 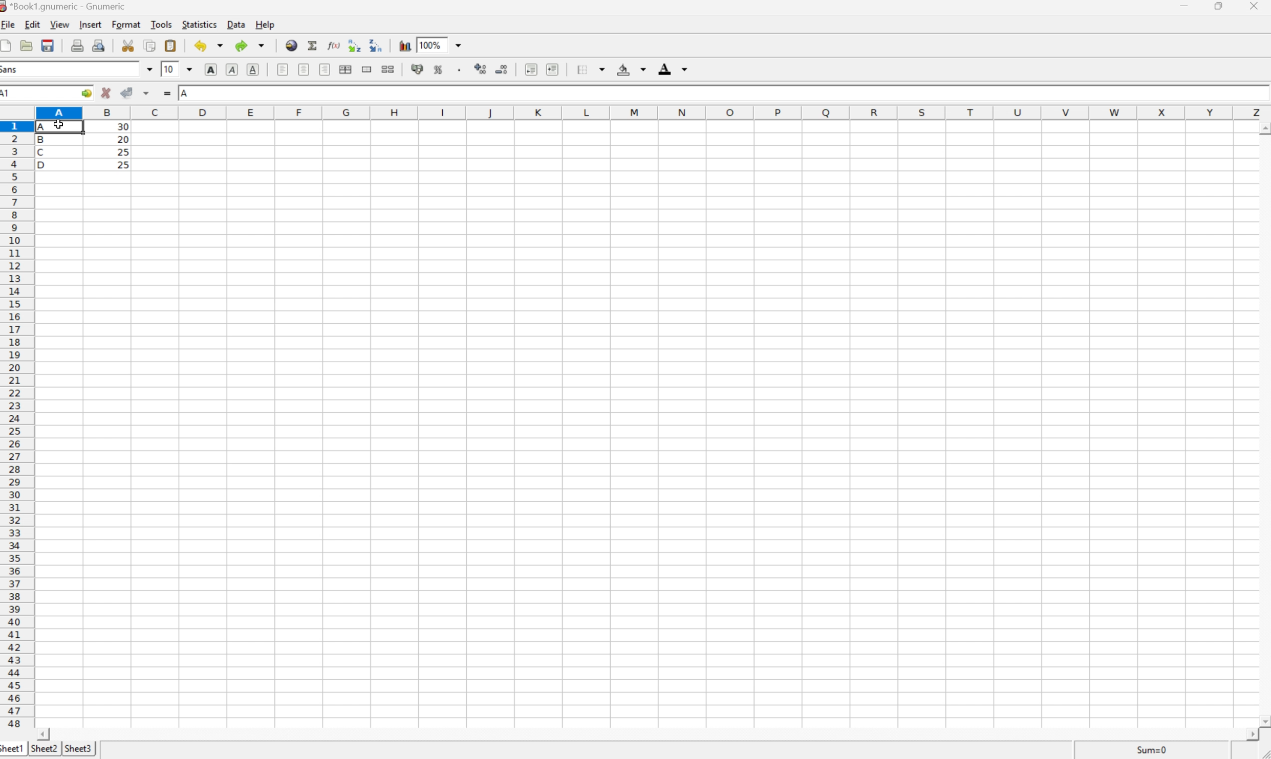 What do you see at coordinates (79, 747) in the screenshot?
I see `Sheet3` at bounding box center [79, 747].